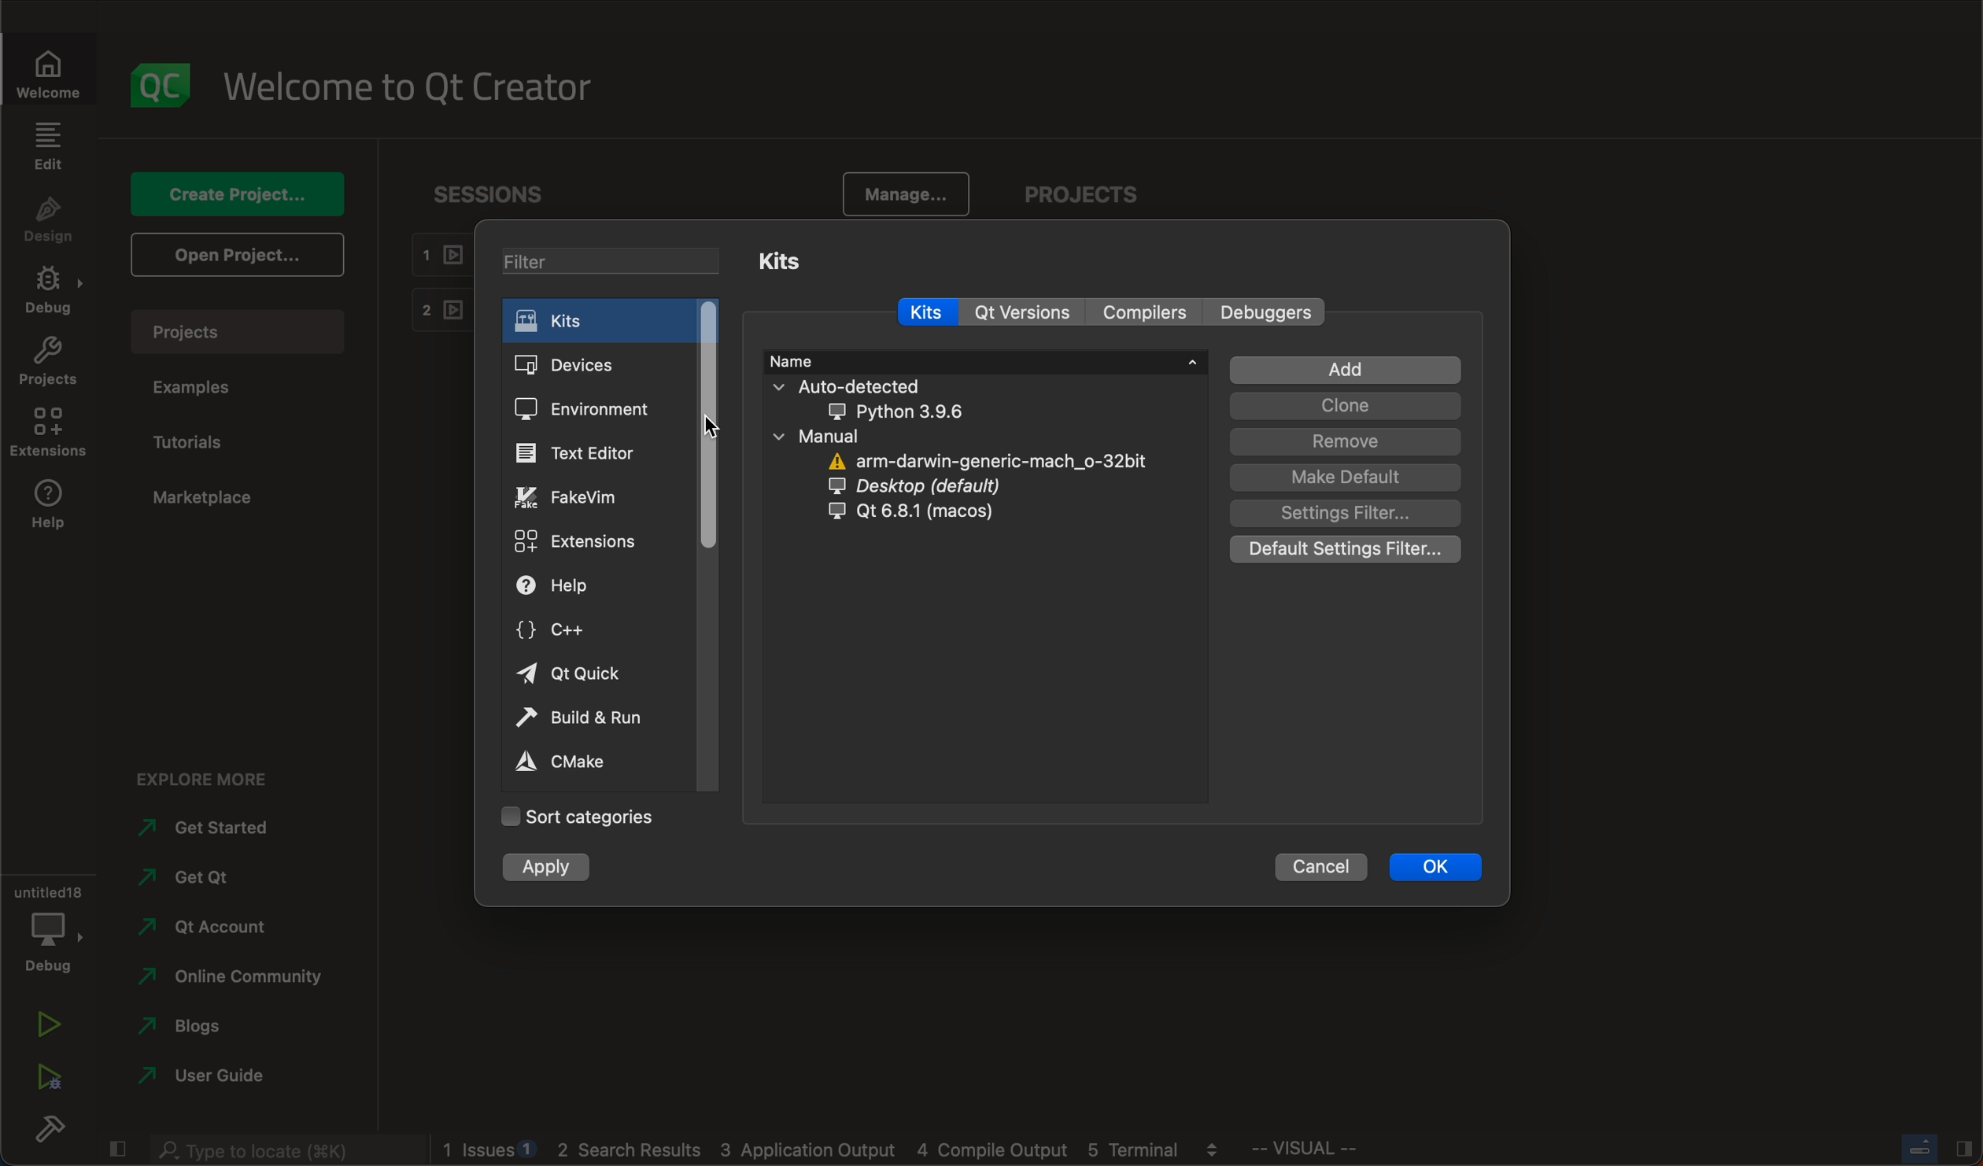  Describe the element at coordinates (1346, 441) in the screenshot. I see `remove` at that location.